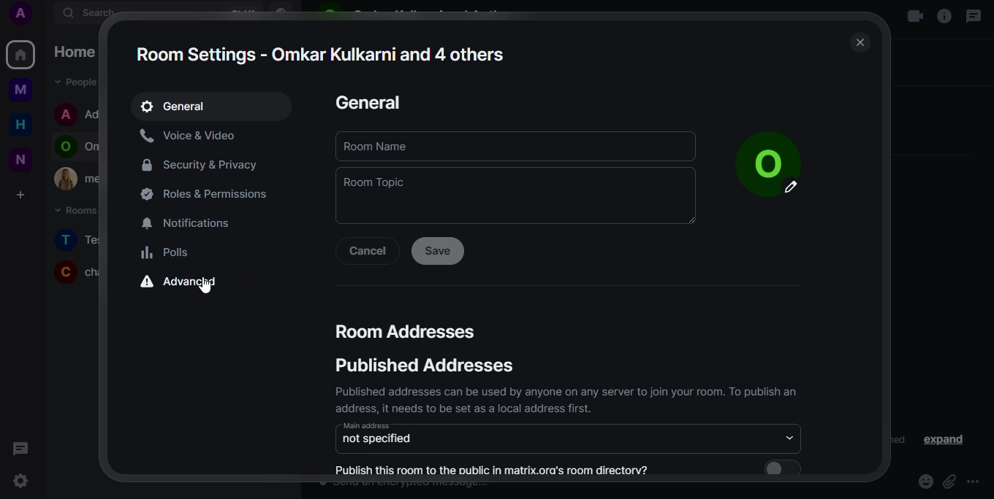 The width and height of the screenshot is (994, 499). Describe the element at coordinates (364, 426) in the screenshot. I see `main address` at that location.